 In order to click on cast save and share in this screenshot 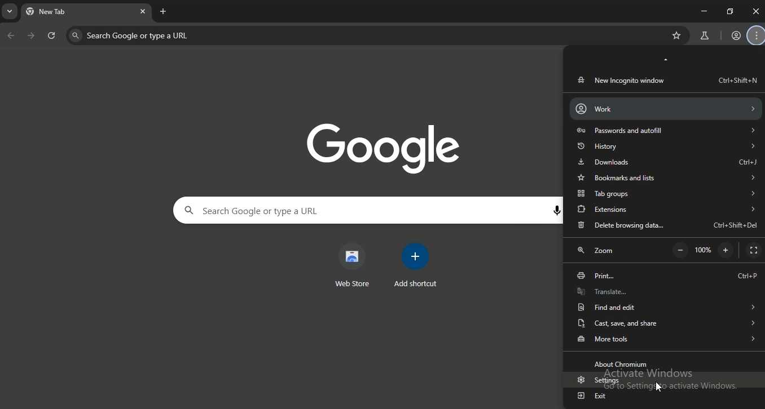, I will do `click(663, 322)`.